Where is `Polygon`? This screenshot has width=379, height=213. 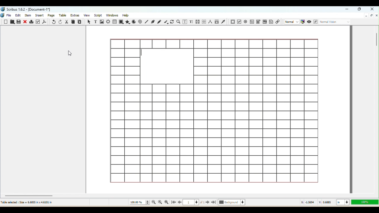 Polygon is located at coordinates (128, 22).